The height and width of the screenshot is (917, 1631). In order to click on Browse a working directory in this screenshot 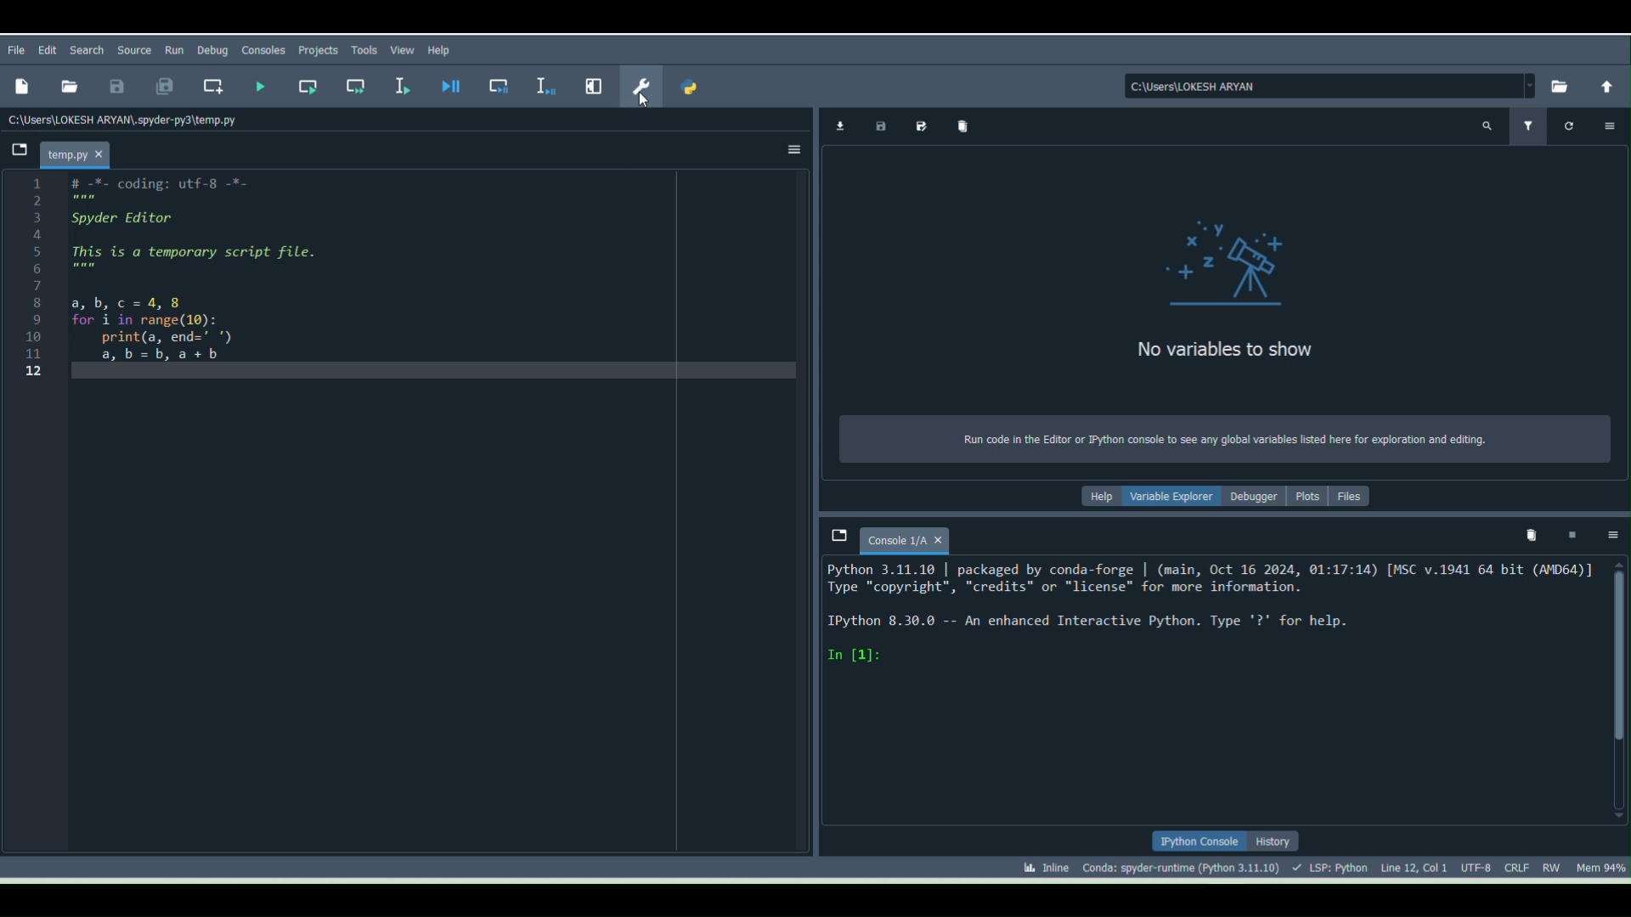, I will do `click(1559, 85)`.